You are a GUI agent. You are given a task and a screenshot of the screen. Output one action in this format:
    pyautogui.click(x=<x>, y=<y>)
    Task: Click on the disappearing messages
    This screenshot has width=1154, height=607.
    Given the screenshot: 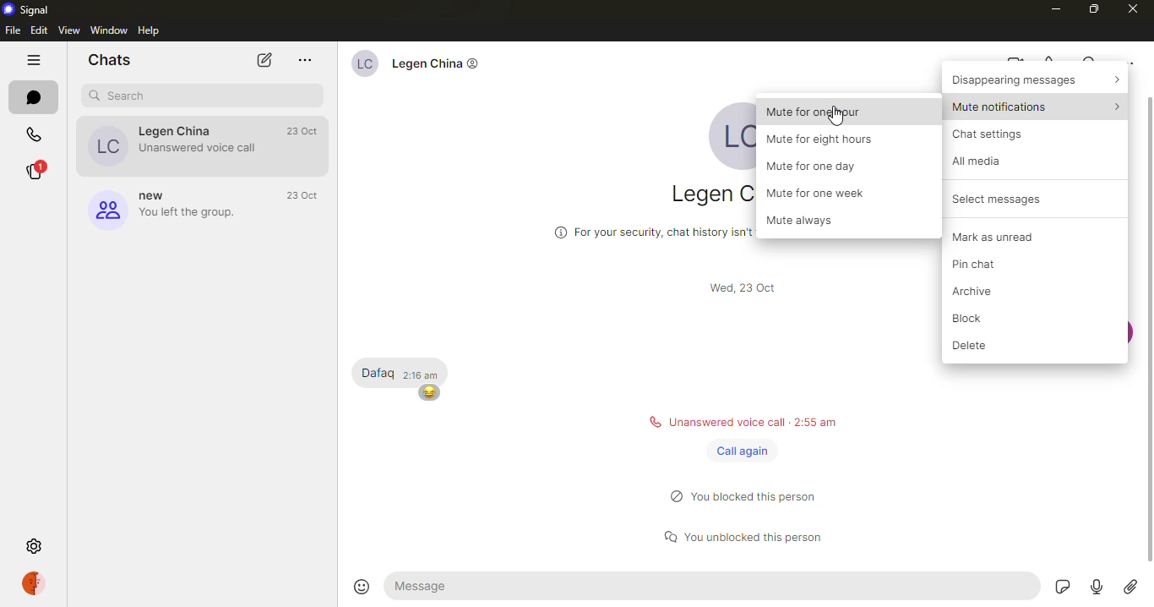 What is the action you would take?
    pyautogui.click(x=1037, y=78)
    